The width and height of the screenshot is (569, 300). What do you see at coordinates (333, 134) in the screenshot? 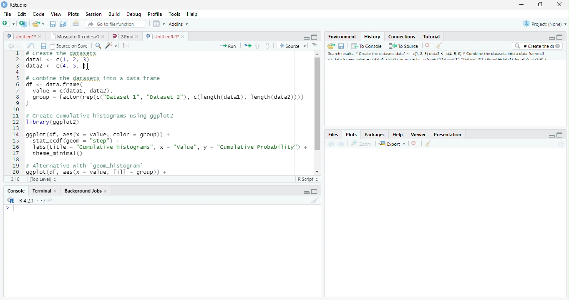
I see `Files` at bounding box center [333, 134].